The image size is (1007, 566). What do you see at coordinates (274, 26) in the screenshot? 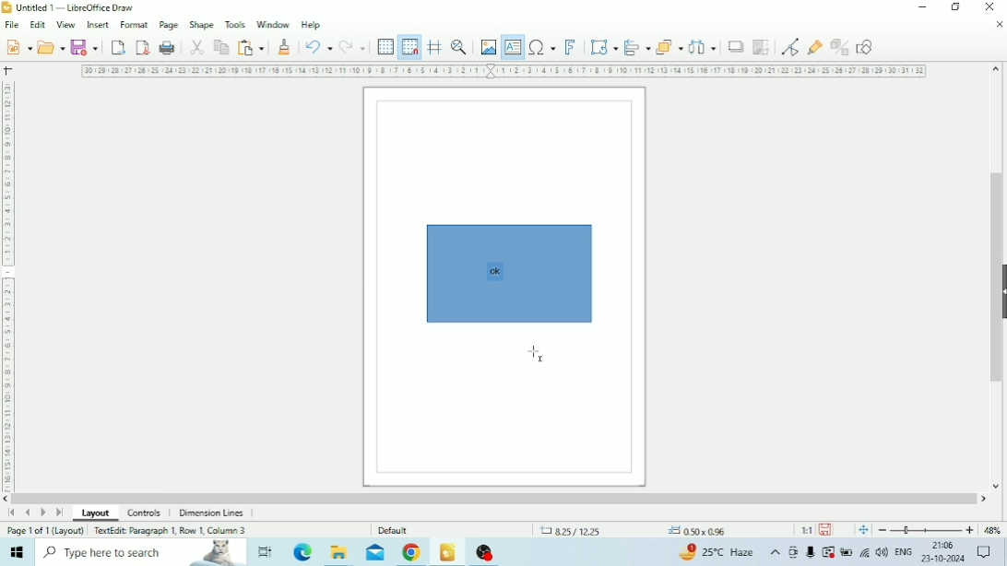
I see `Window` at bounding box center [274, 26].